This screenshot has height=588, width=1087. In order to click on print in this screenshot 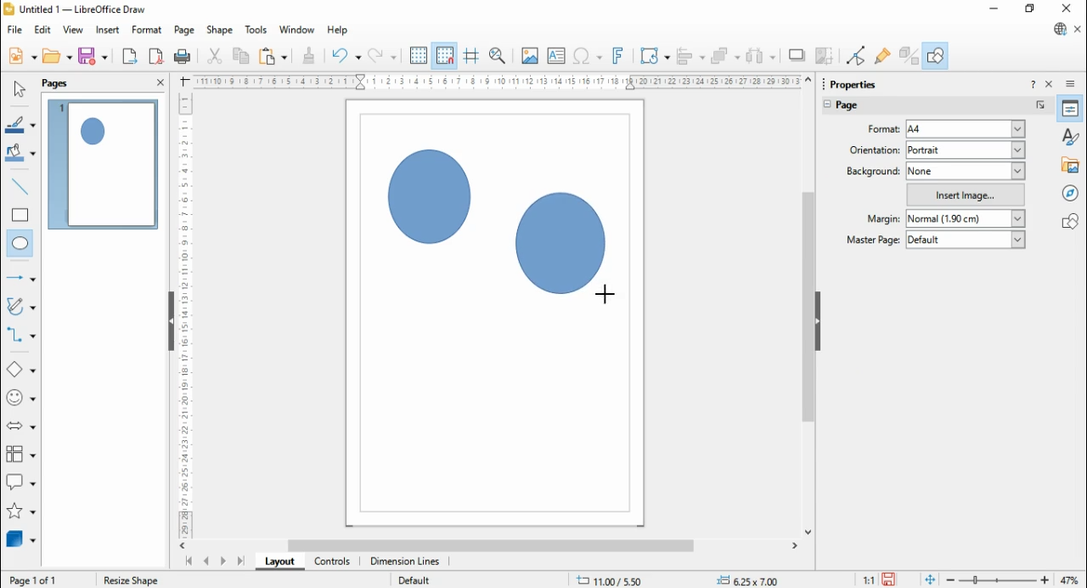, I will do `click(182, 56)`.